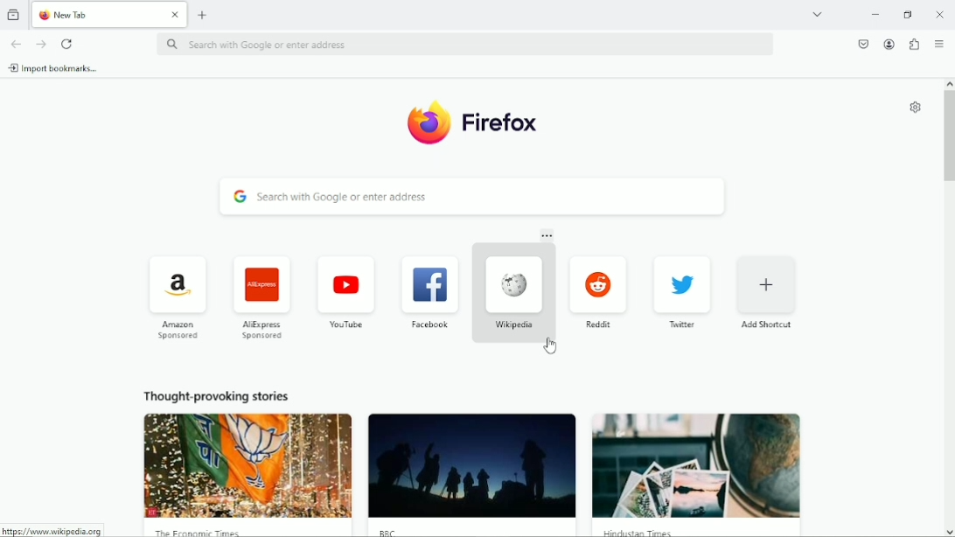 The image size is (955, 537). I want to click on New tab, so click(205, 14).